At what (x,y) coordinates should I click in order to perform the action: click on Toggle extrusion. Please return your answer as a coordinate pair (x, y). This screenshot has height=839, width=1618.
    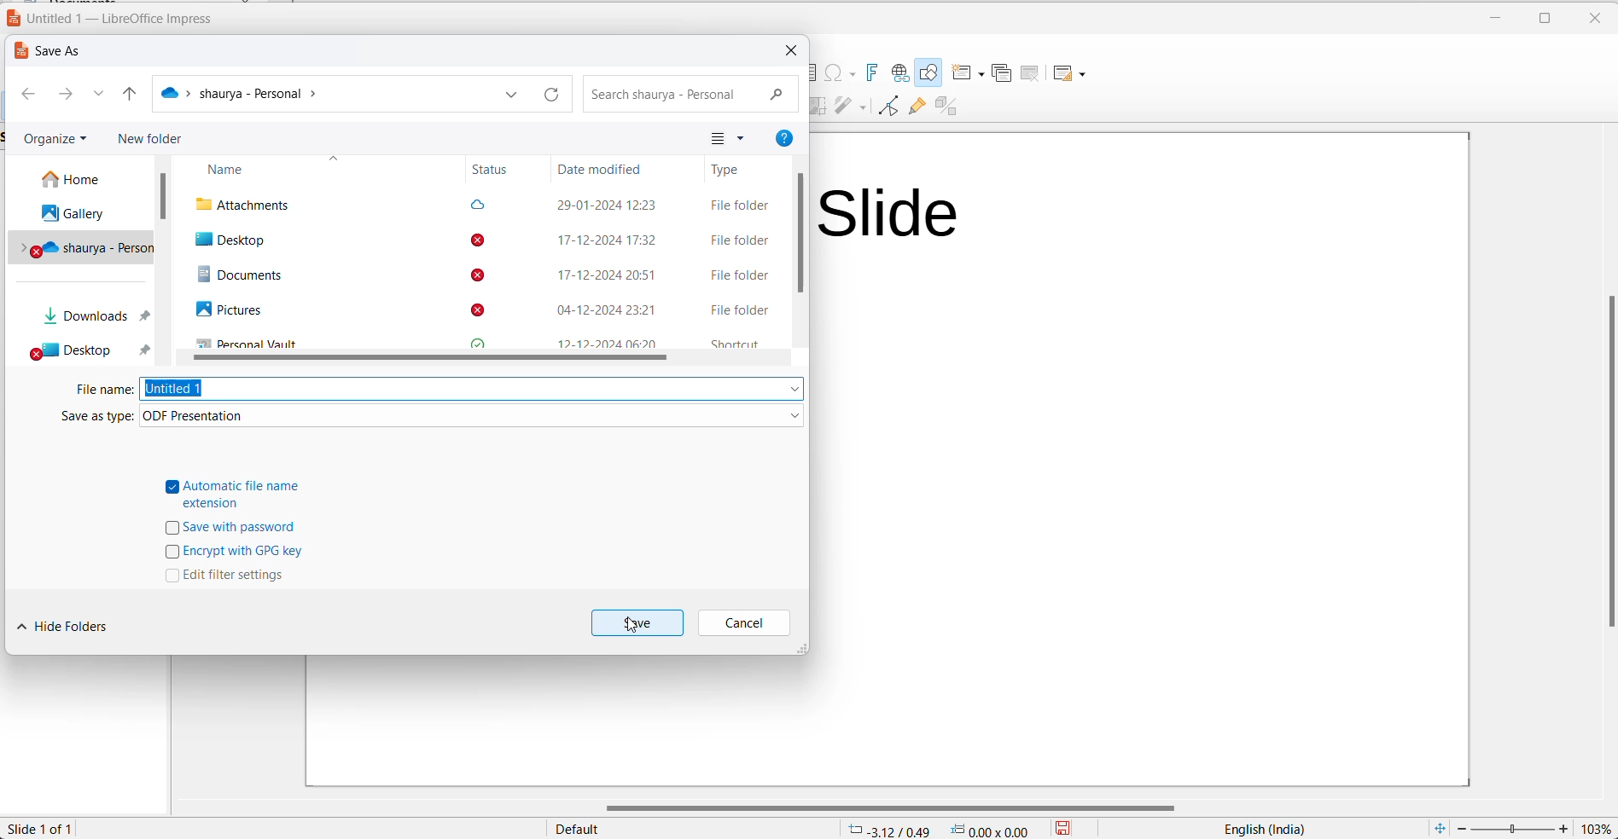
    Looking at the image, I should click on (950, 107).